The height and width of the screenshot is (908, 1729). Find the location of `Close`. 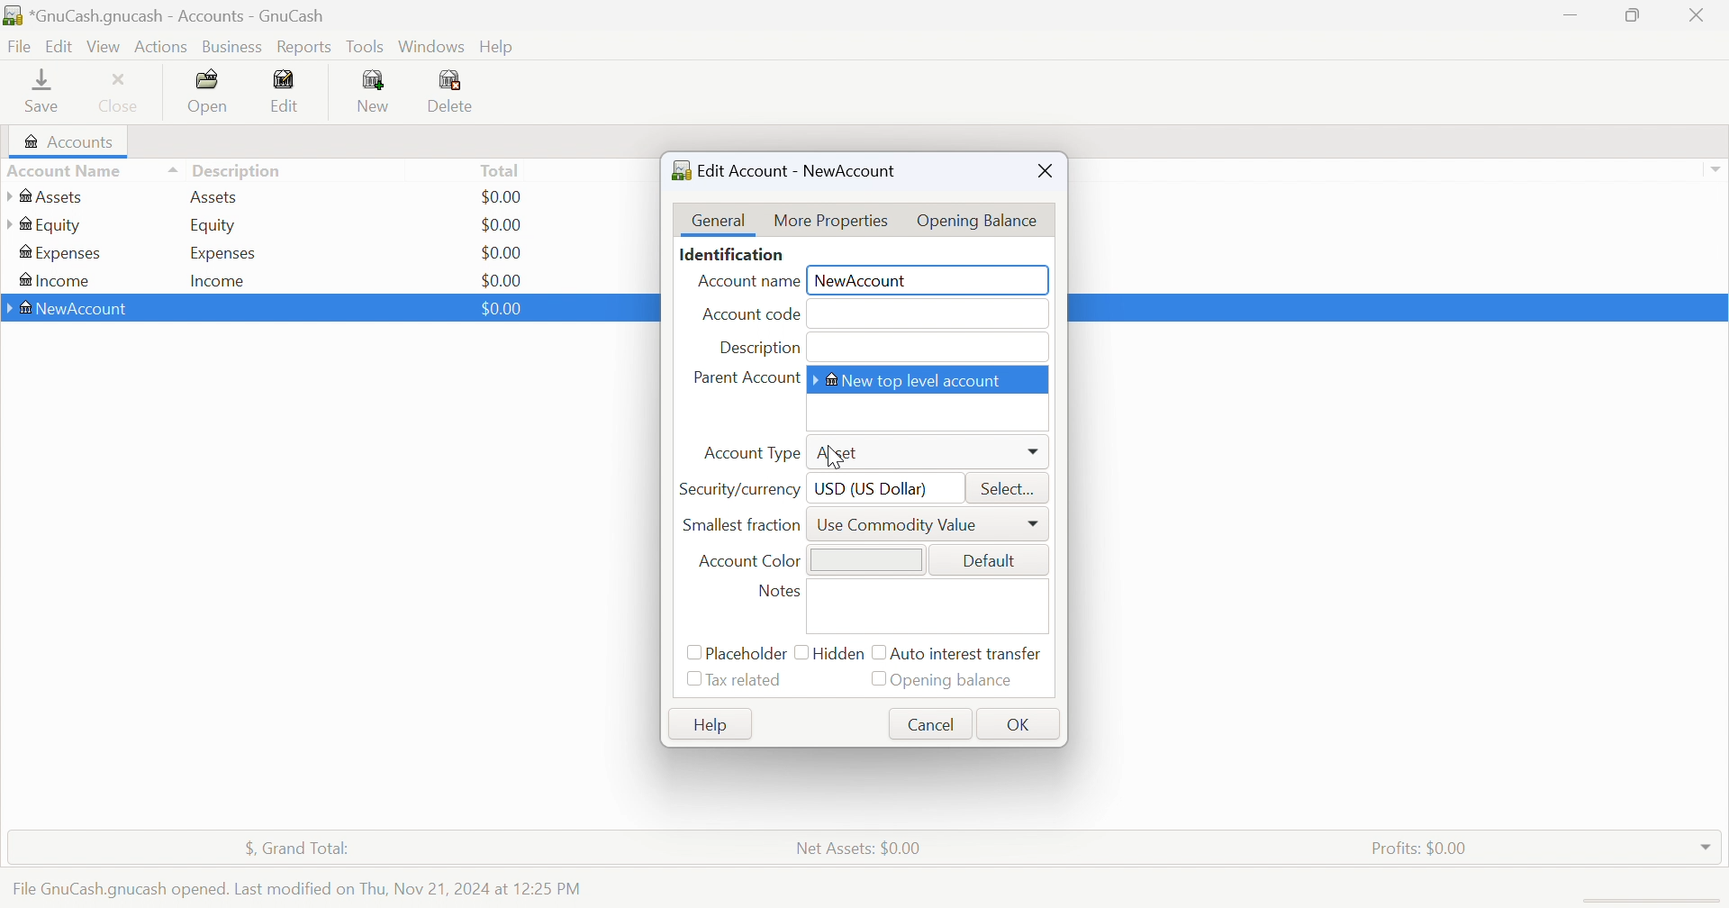

Close is located at coordinates (1697, 14).